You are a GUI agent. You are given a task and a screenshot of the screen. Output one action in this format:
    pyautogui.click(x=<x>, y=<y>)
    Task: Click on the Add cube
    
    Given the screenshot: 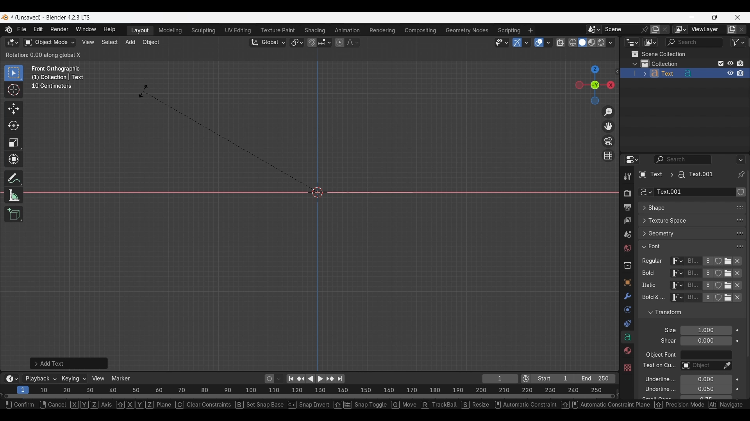 What is the action you would take?
    pyautogui.click(x=14, y=214)
    